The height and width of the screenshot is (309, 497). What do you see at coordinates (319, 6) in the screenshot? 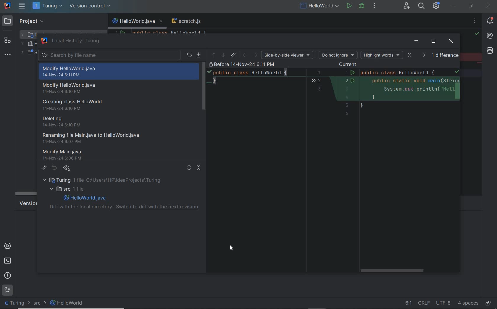
I see `run/debug configuration` at bounding box center [319, 6].